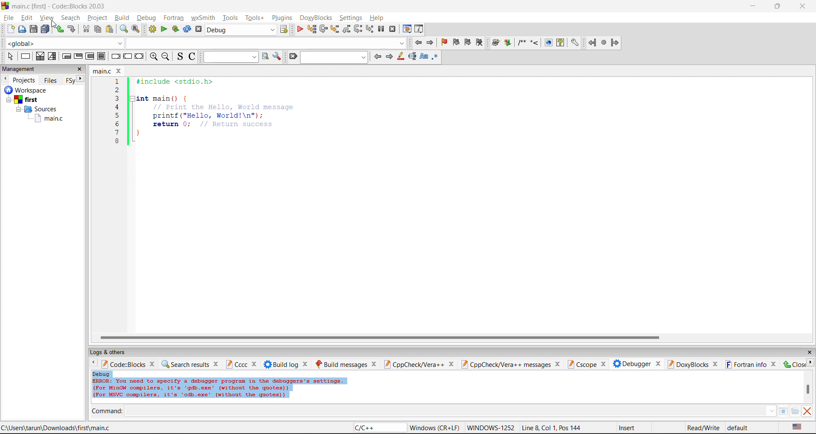 The width and height of the screenshot is (816, 434). I want to click on Insert comment block, so click(521, 42).